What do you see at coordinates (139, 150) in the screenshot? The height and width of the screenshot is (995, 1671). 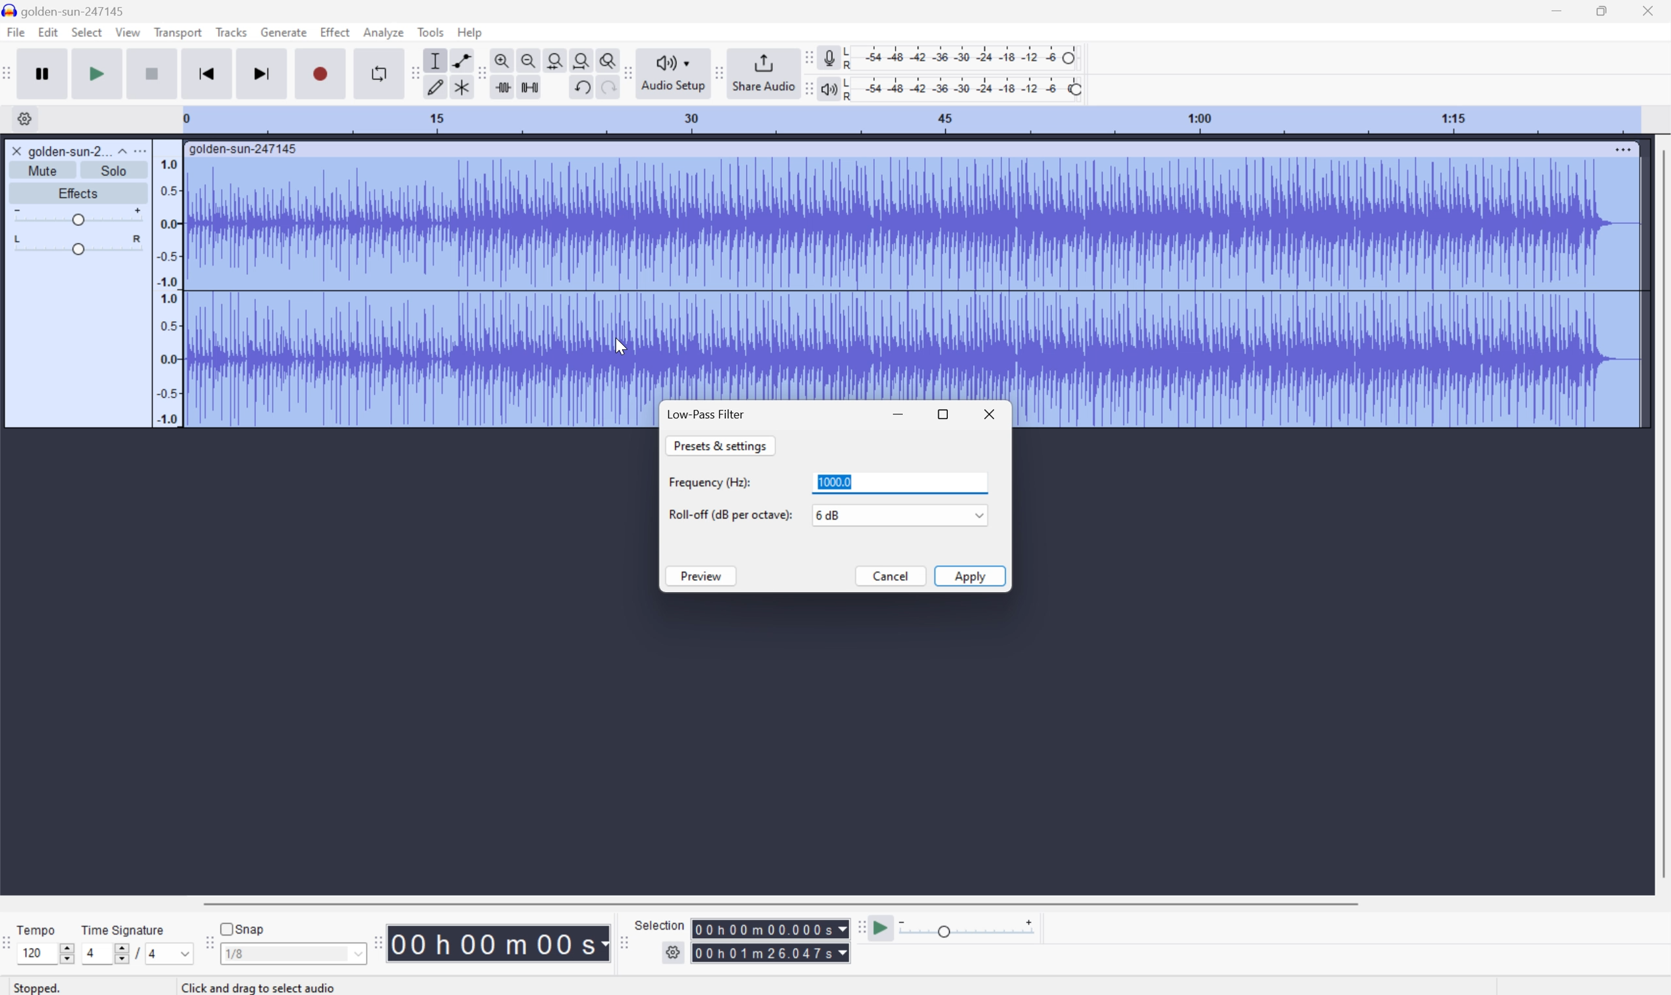 I see `More` at bounding box center [139, 150].